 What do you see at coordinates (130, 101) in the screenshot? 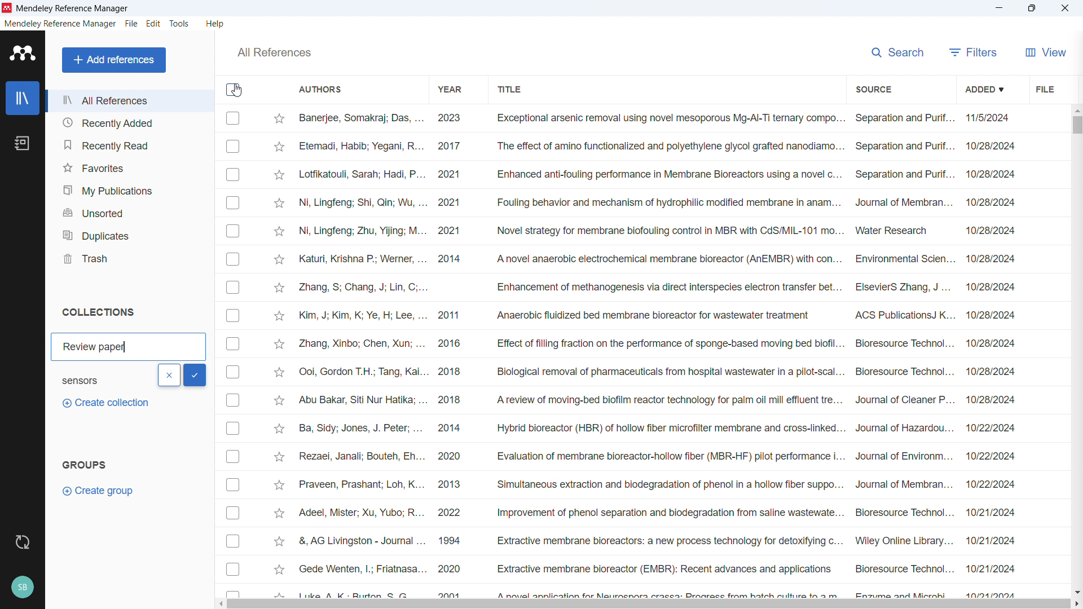
I see `All references ` at bounding box center [130, 101].